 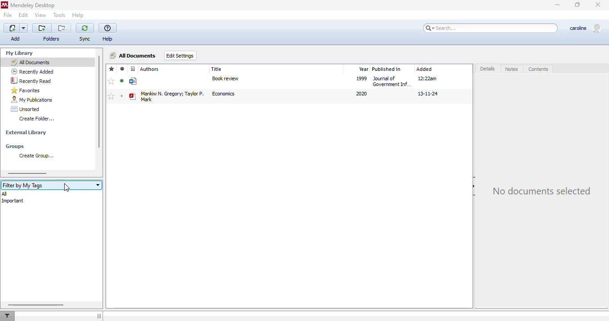 I want to click on help, so click(x=78, y=15).